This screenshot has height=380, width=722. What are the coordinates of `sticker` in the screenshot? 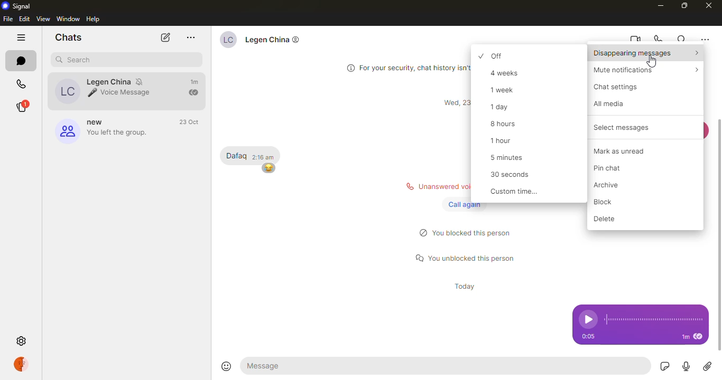 It's located at (665, 366).